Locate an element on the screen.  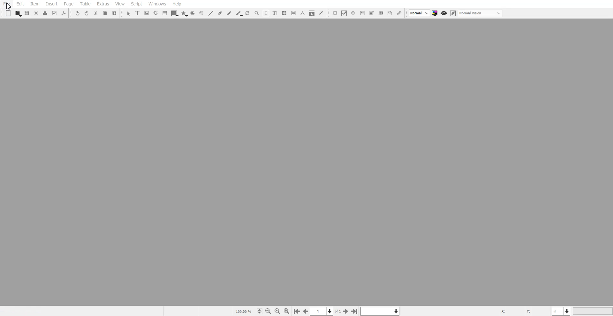
Item is located at coordinates (35, 4).